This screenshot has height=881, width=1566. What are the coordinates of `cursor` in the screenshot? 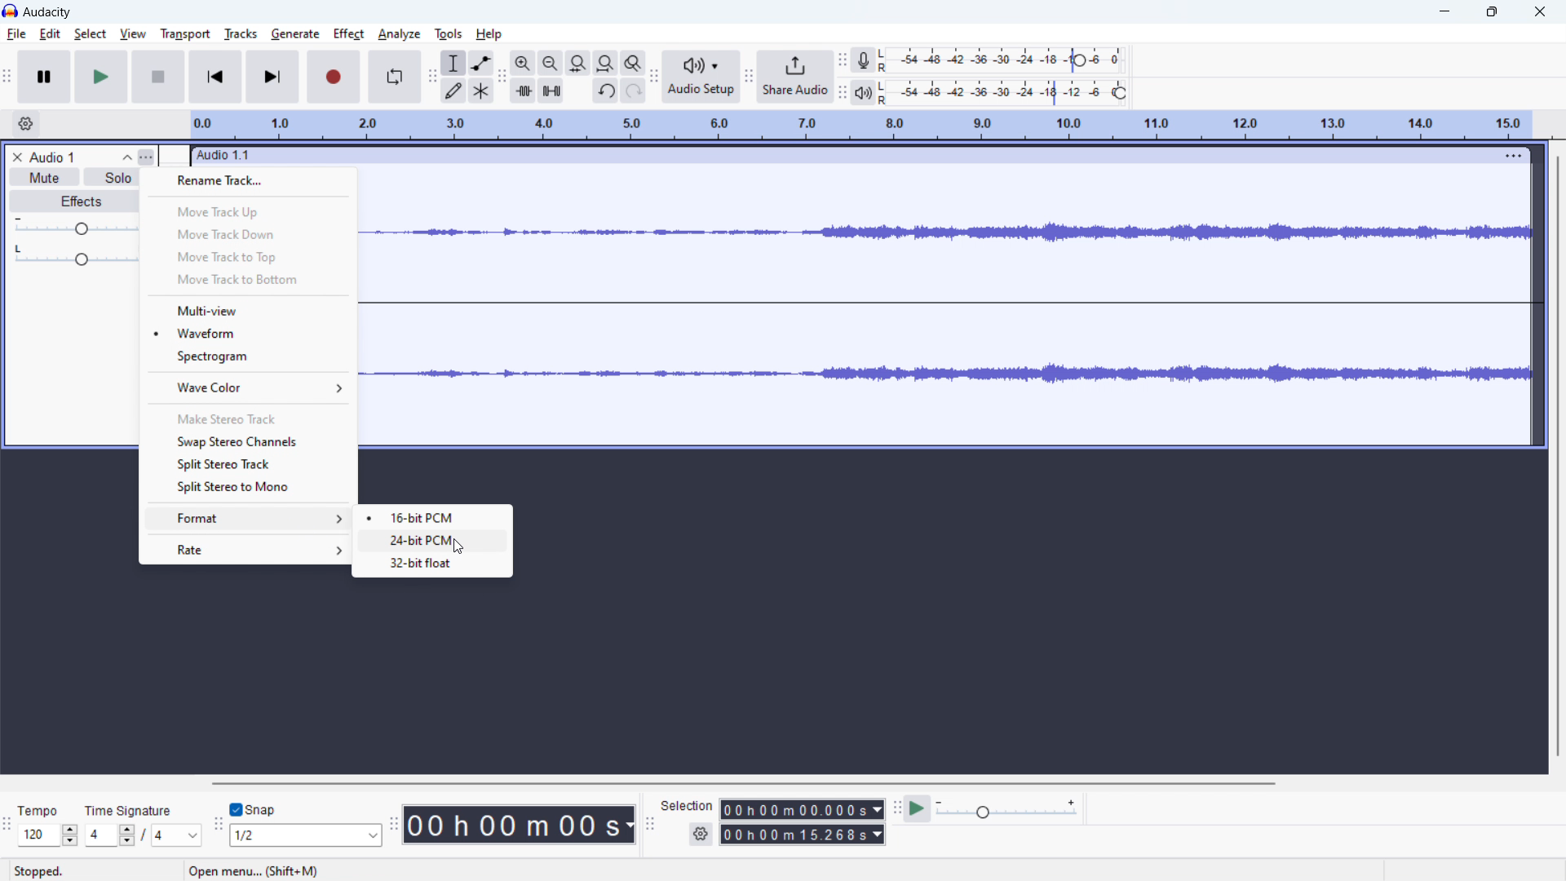 It's located at (459, 546).